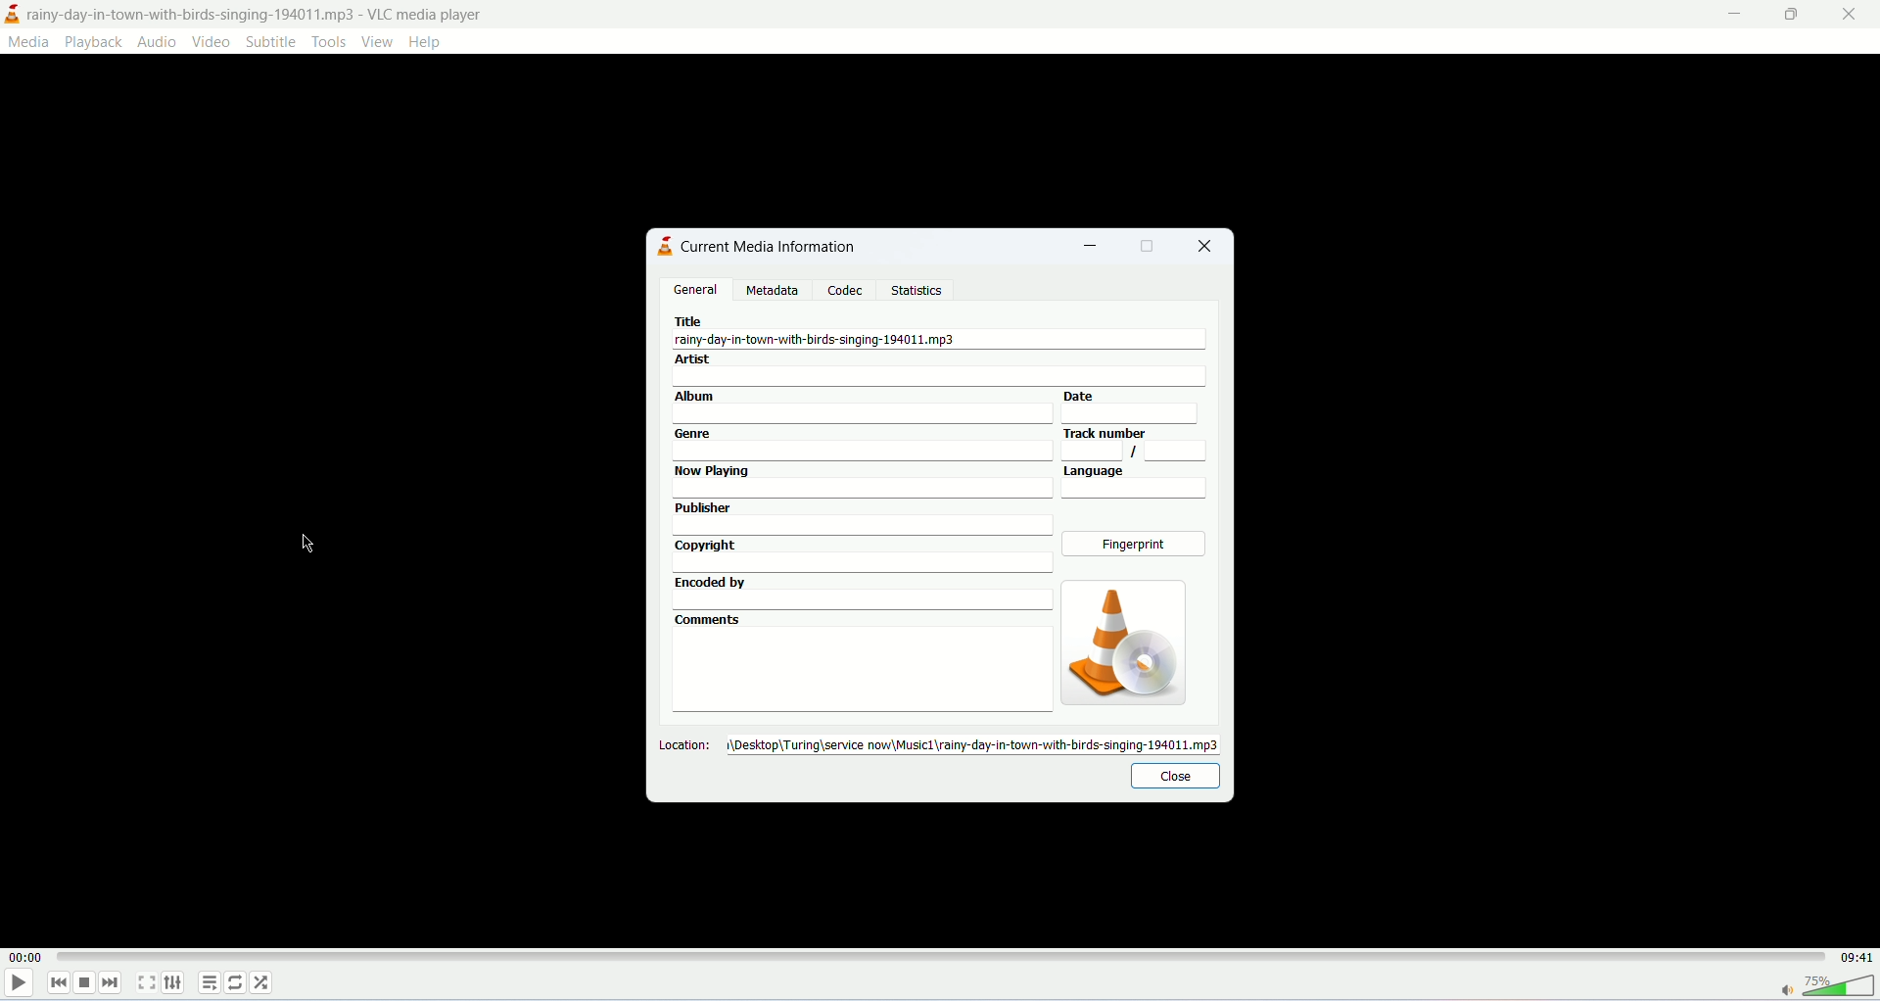 Image resolution: width=1880 pixels, height=1001 pixels. What do you see at coordinates (260, 983) in the screenshot?
I see `shuffle` at bounding box center [260, 983].